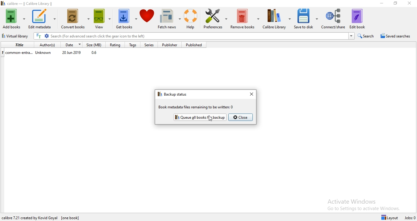 This screenshot has height=221, width=417. Describe the element at coordinates (192, 19) in the screenshot. I see `Help` at that location.